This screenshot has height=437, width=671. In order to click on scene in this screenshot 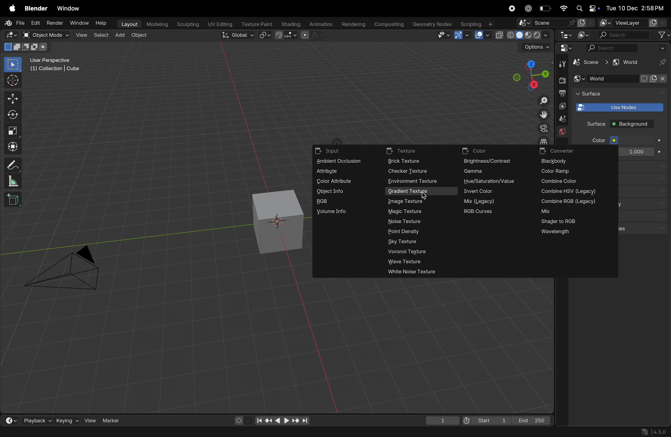, I will do `click(562, 119)`.